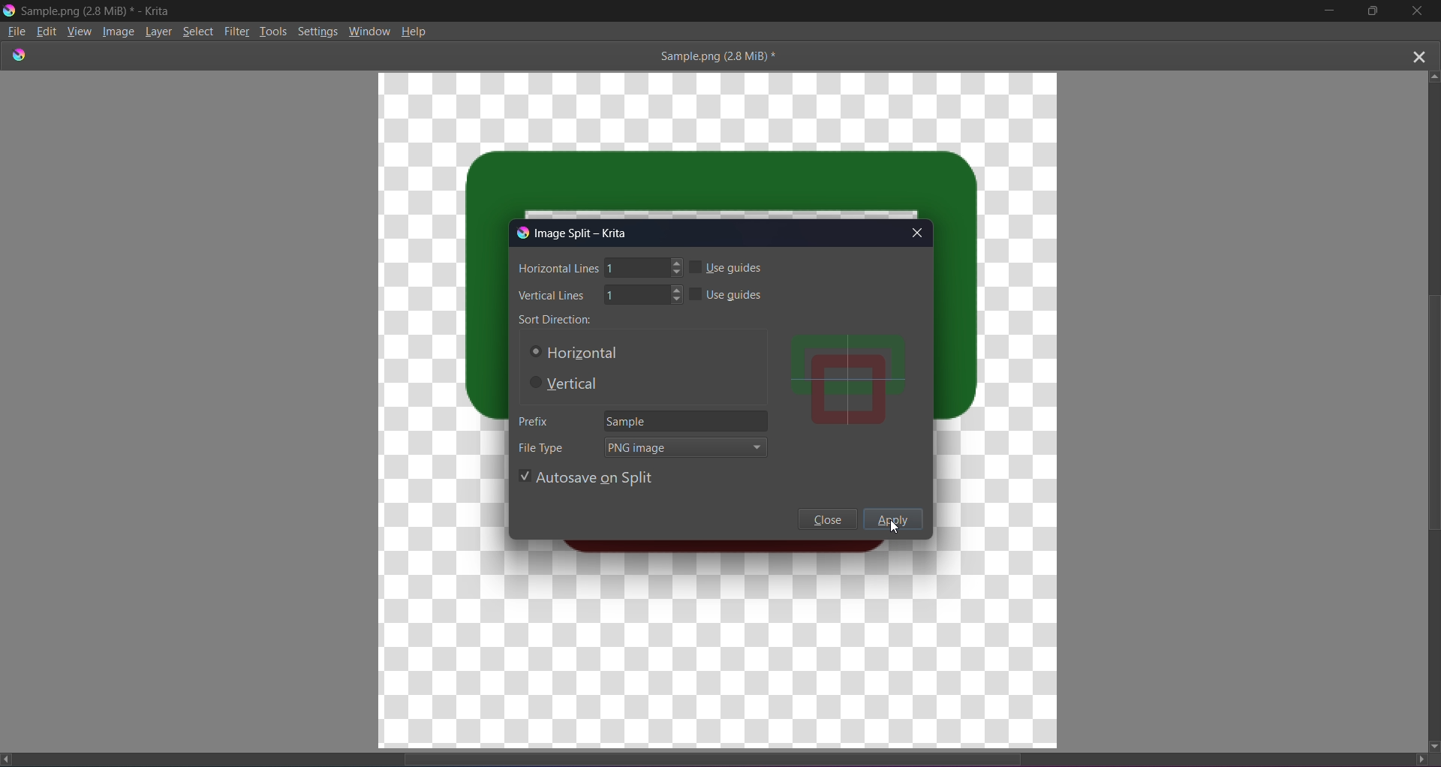 This screenshot has height=767, width=1441. What do you see at coordinates (47, 30) in the screenshot?
I see `Edit` at bounding box center [47, 30].